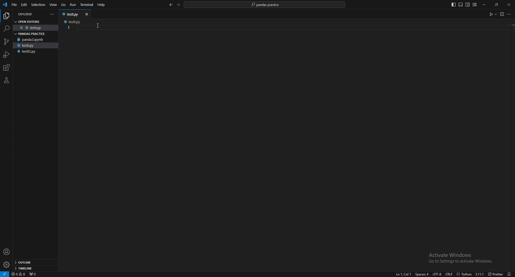 The image size is (515, 277). Describe the element at coordinates (450, 274) in the screenshot. I see `crlf` at that location.